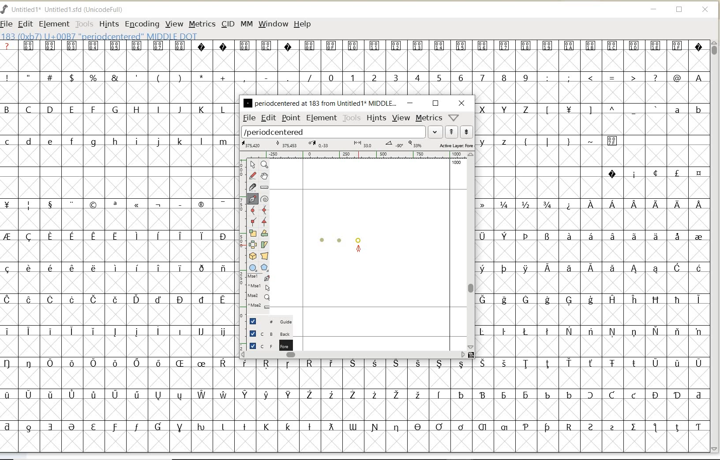 The height and width of the screenshot is (460, 720). I want to click on Magnify, so click(264, 165).